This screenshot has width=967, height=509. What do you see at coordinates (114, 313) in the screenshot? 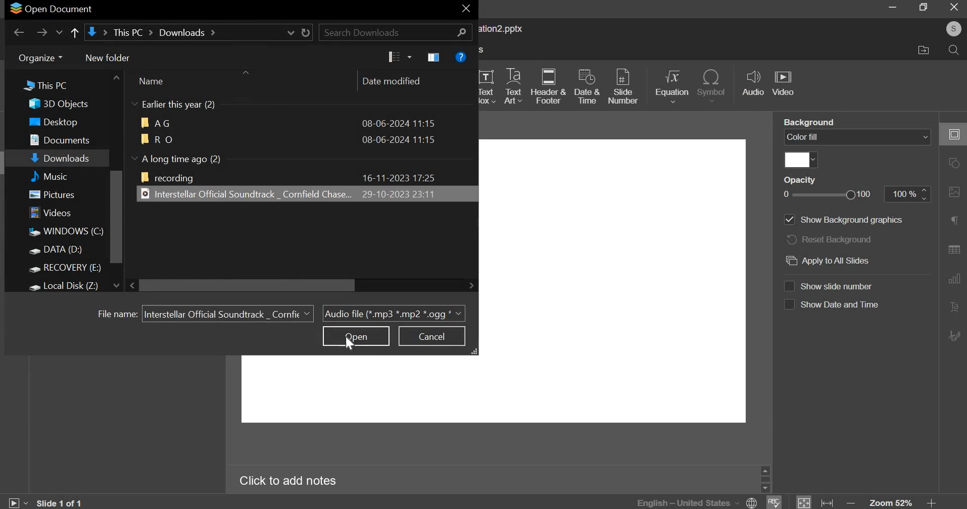
I see `file name` at bounding box center [114, 313].